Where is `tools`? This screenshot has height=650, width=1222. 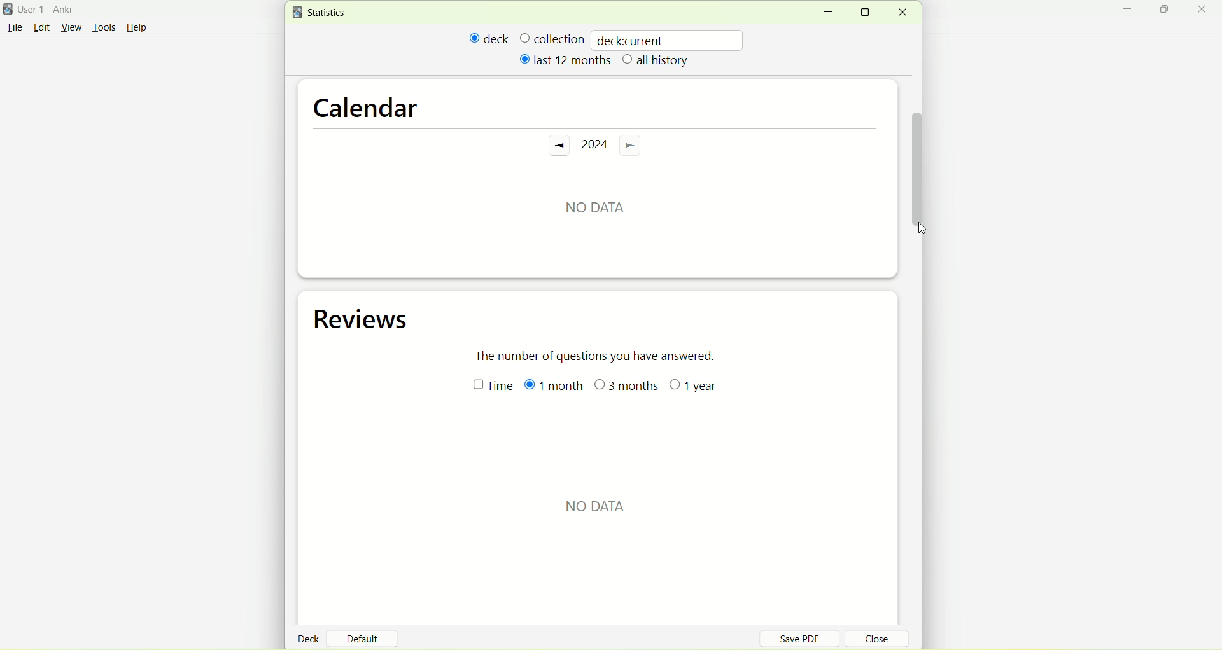 tools is located at coordinates (104, 29).